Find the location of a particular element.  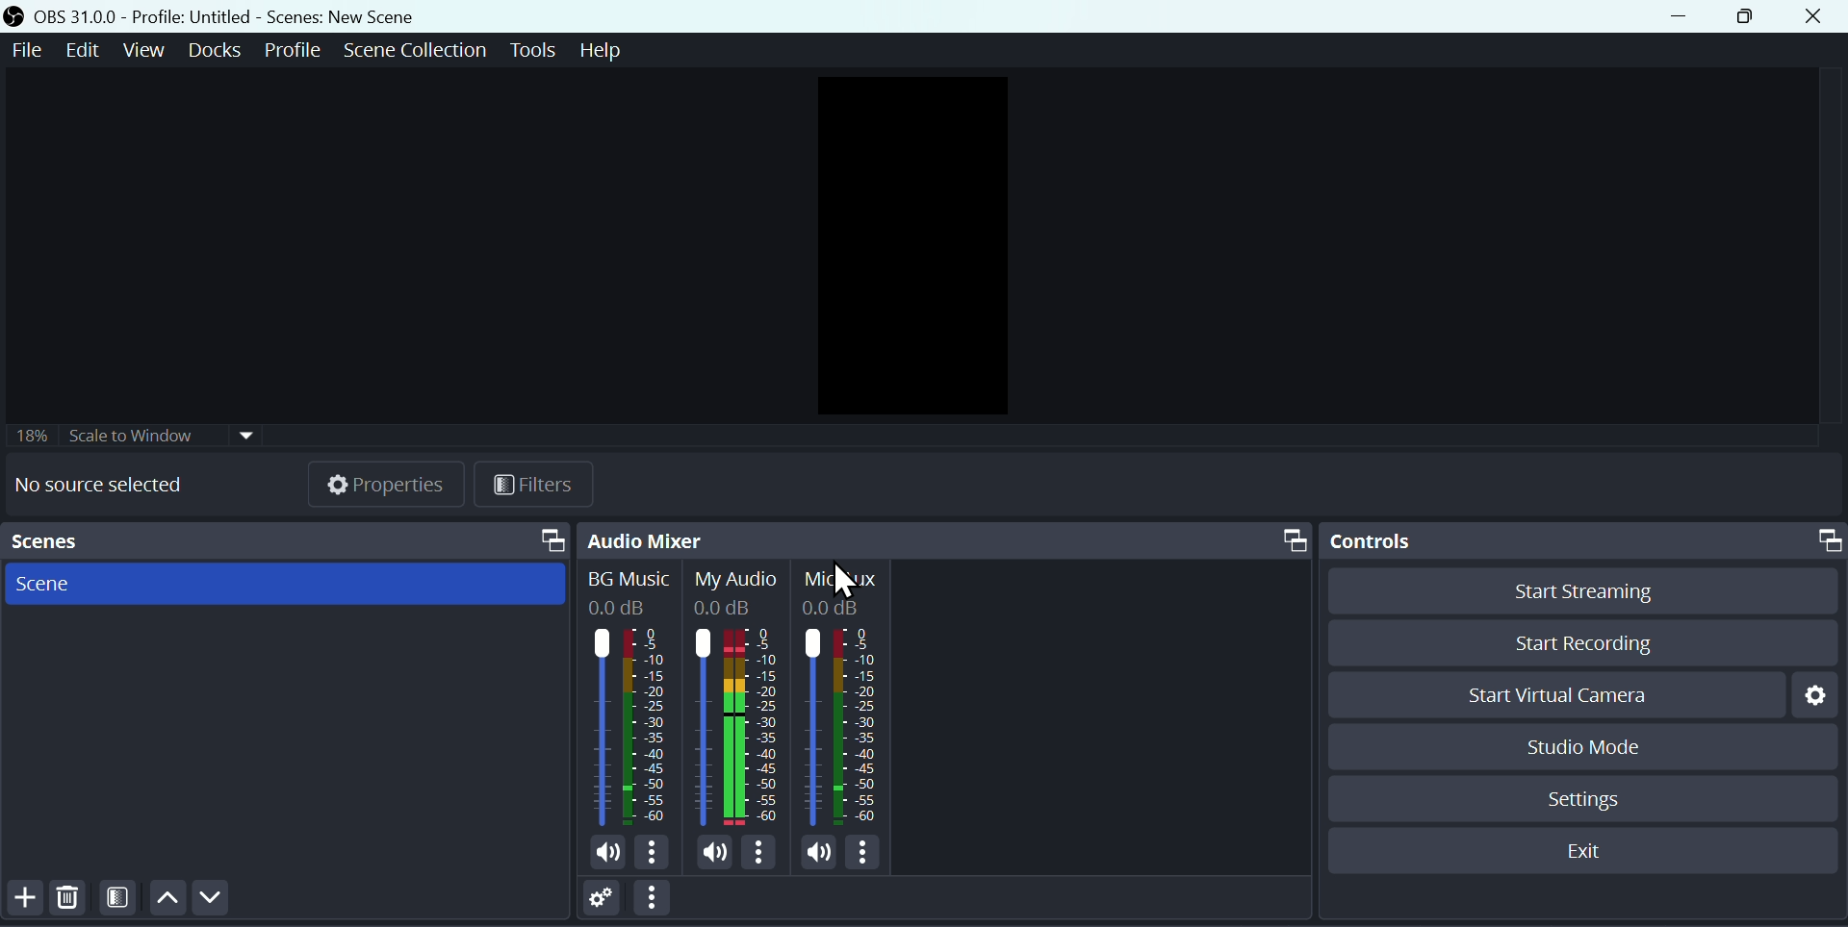

Delete is located at coordinates (70, 900).